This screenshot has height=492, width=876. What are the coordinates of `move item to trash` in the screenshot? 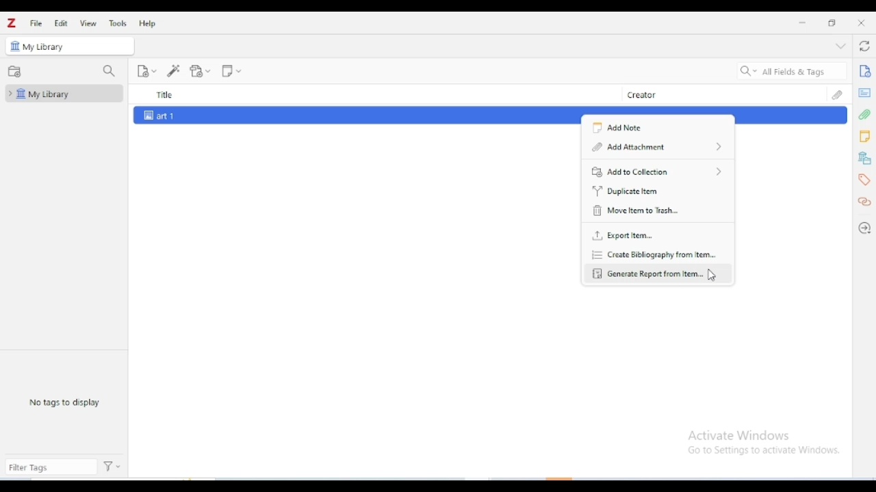 It's located at (634, 210).